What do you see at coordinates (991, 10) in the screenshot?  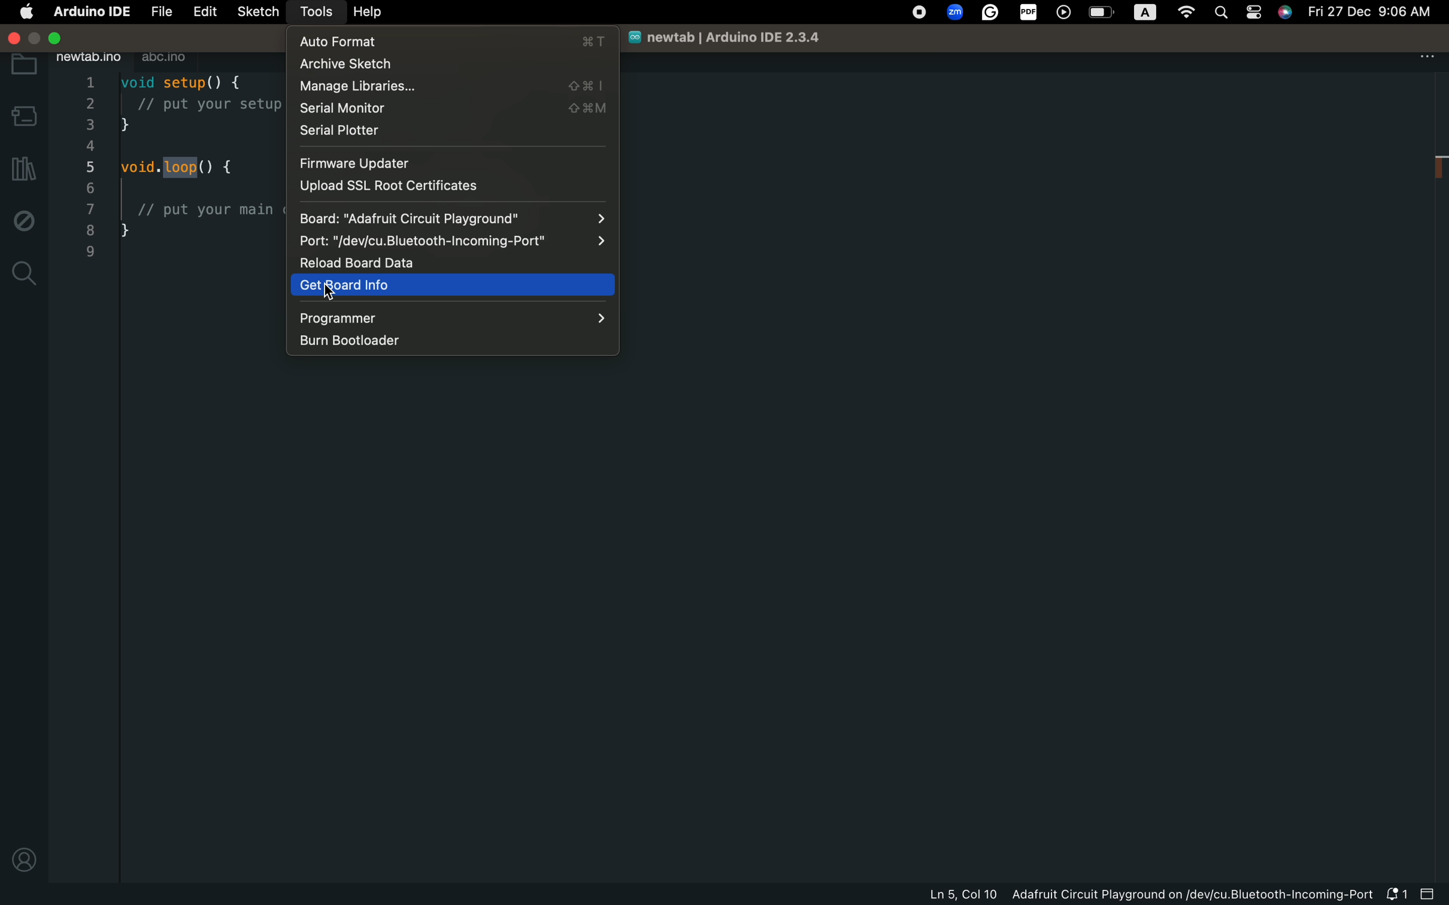 I see `Grammerly` at bounding box center [991, 10].